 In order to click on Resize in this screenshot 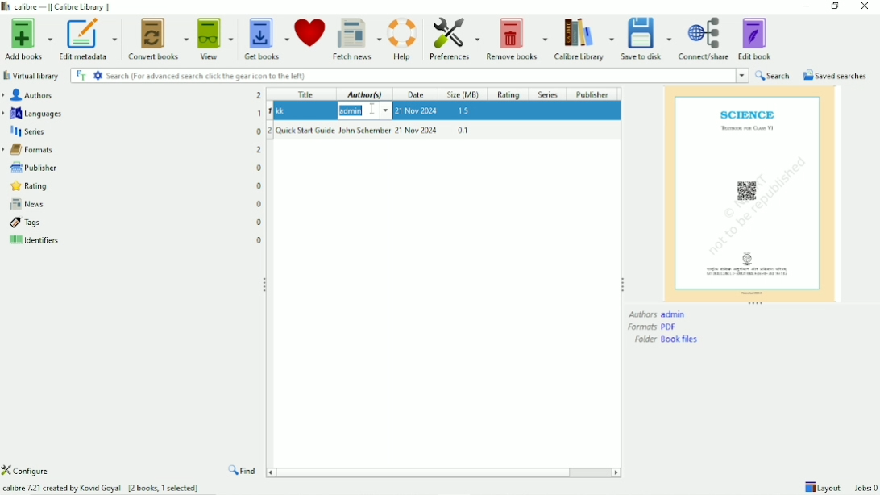, I will do `click(755, 304)`.